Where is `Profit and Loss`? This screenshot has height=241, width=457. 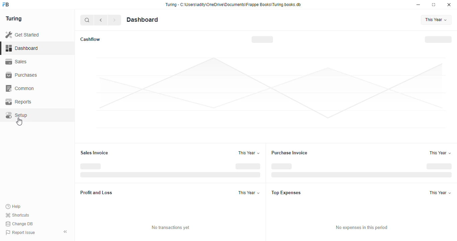 Profit and Loss is located at coordinates (99, 193).